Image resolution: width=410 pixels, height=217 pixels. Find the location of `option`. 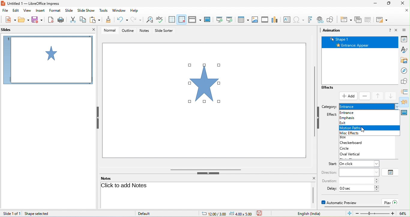

option is located at coordinates (391, 172).